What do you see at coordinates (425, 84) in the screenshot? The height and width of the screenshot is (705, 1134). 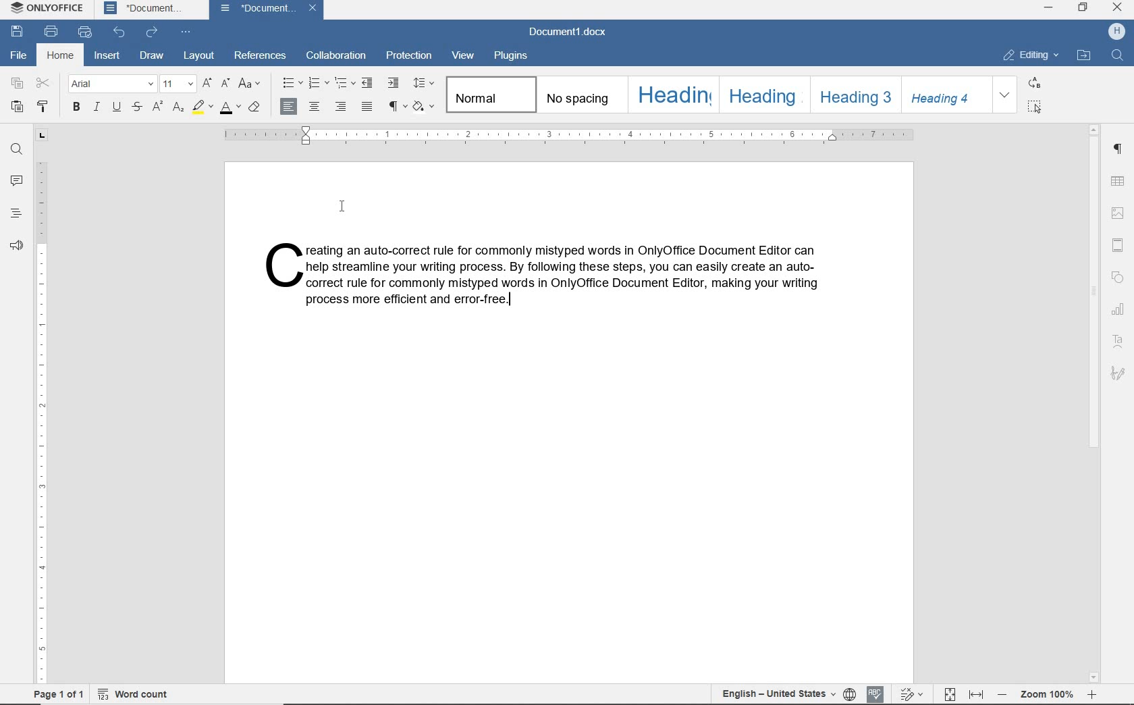 I see `PARAGRAPH LINE IN SPACING` at bounding box center [425, 84].